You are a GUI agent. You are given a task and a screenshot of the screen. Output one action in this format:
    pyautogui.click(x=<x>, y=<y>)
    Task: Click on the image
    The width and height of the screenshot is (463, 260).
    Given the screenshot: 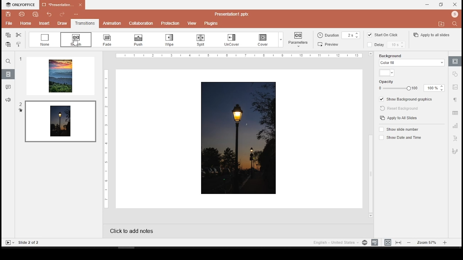 What is the action you would take?
    pyautogui.click(x=239, y=138)
    